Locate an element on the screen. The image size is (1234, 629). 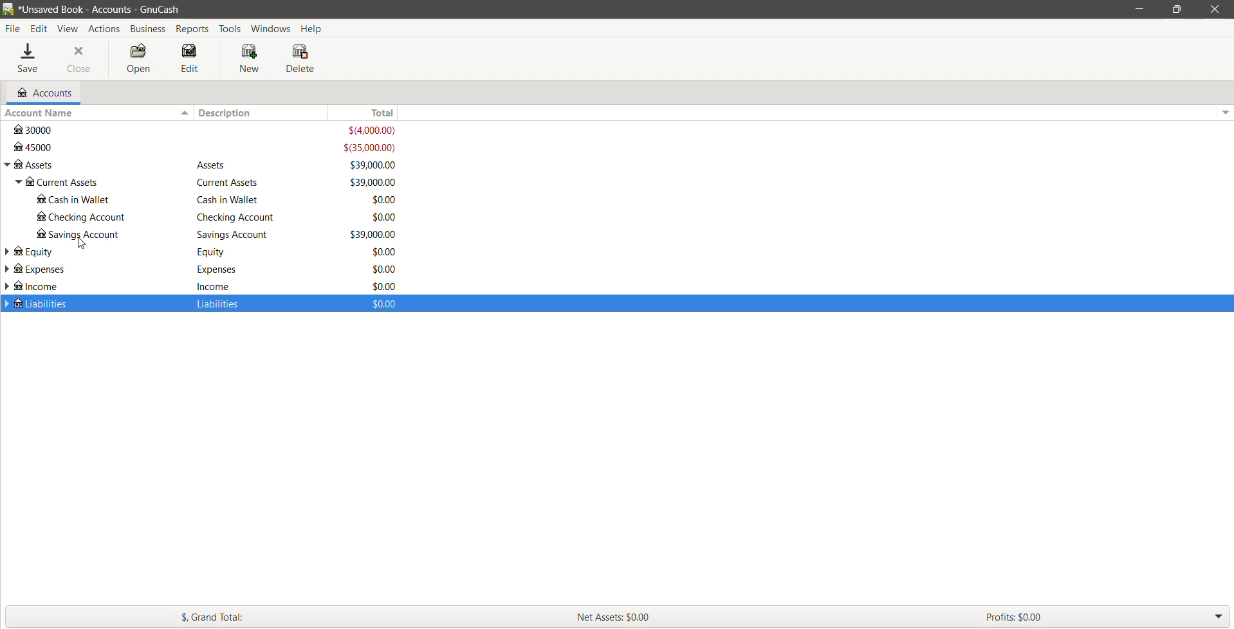
$0.00 is located at coordinates (386, 251).